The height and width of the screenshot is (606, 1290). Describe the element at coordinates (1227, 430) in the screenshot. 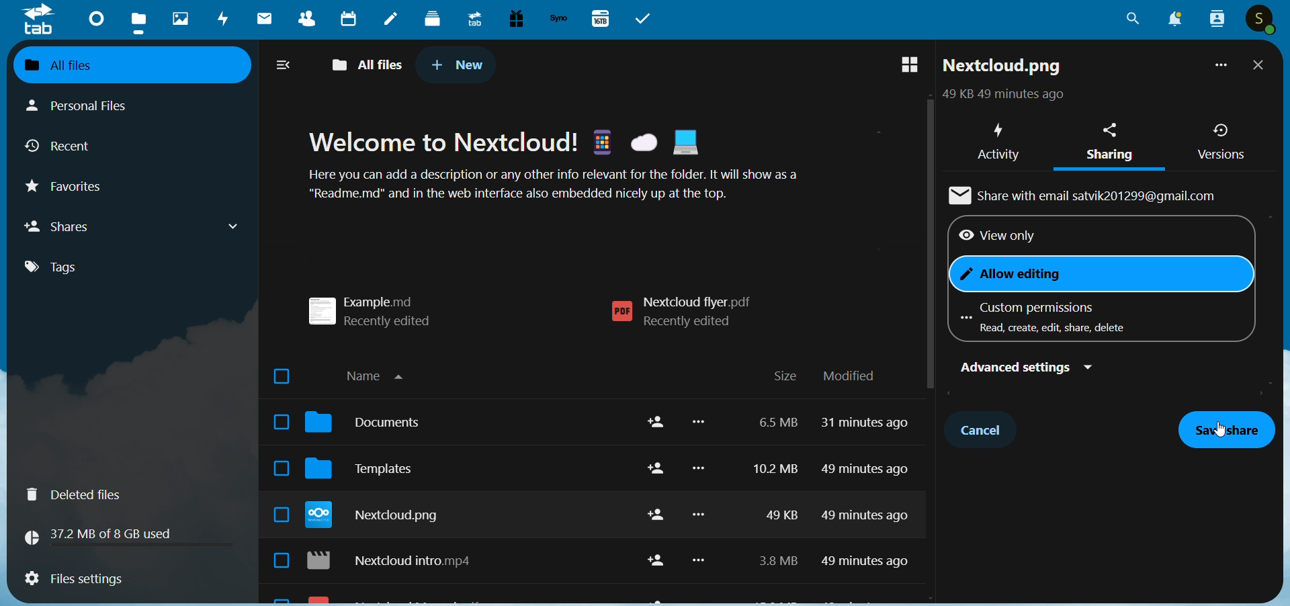

I see `save share` at that location.